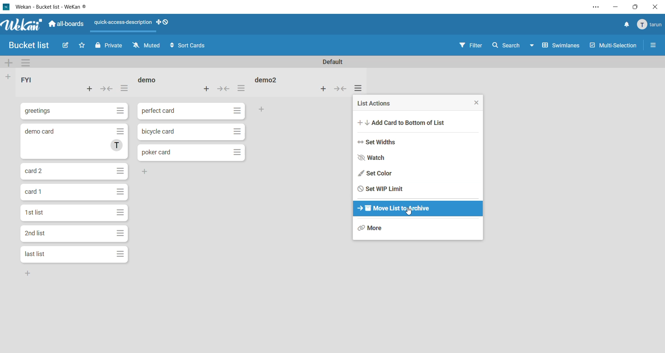  Describe the element at coordinates (76, 171) in the screenshot. I see `cards` at that location.